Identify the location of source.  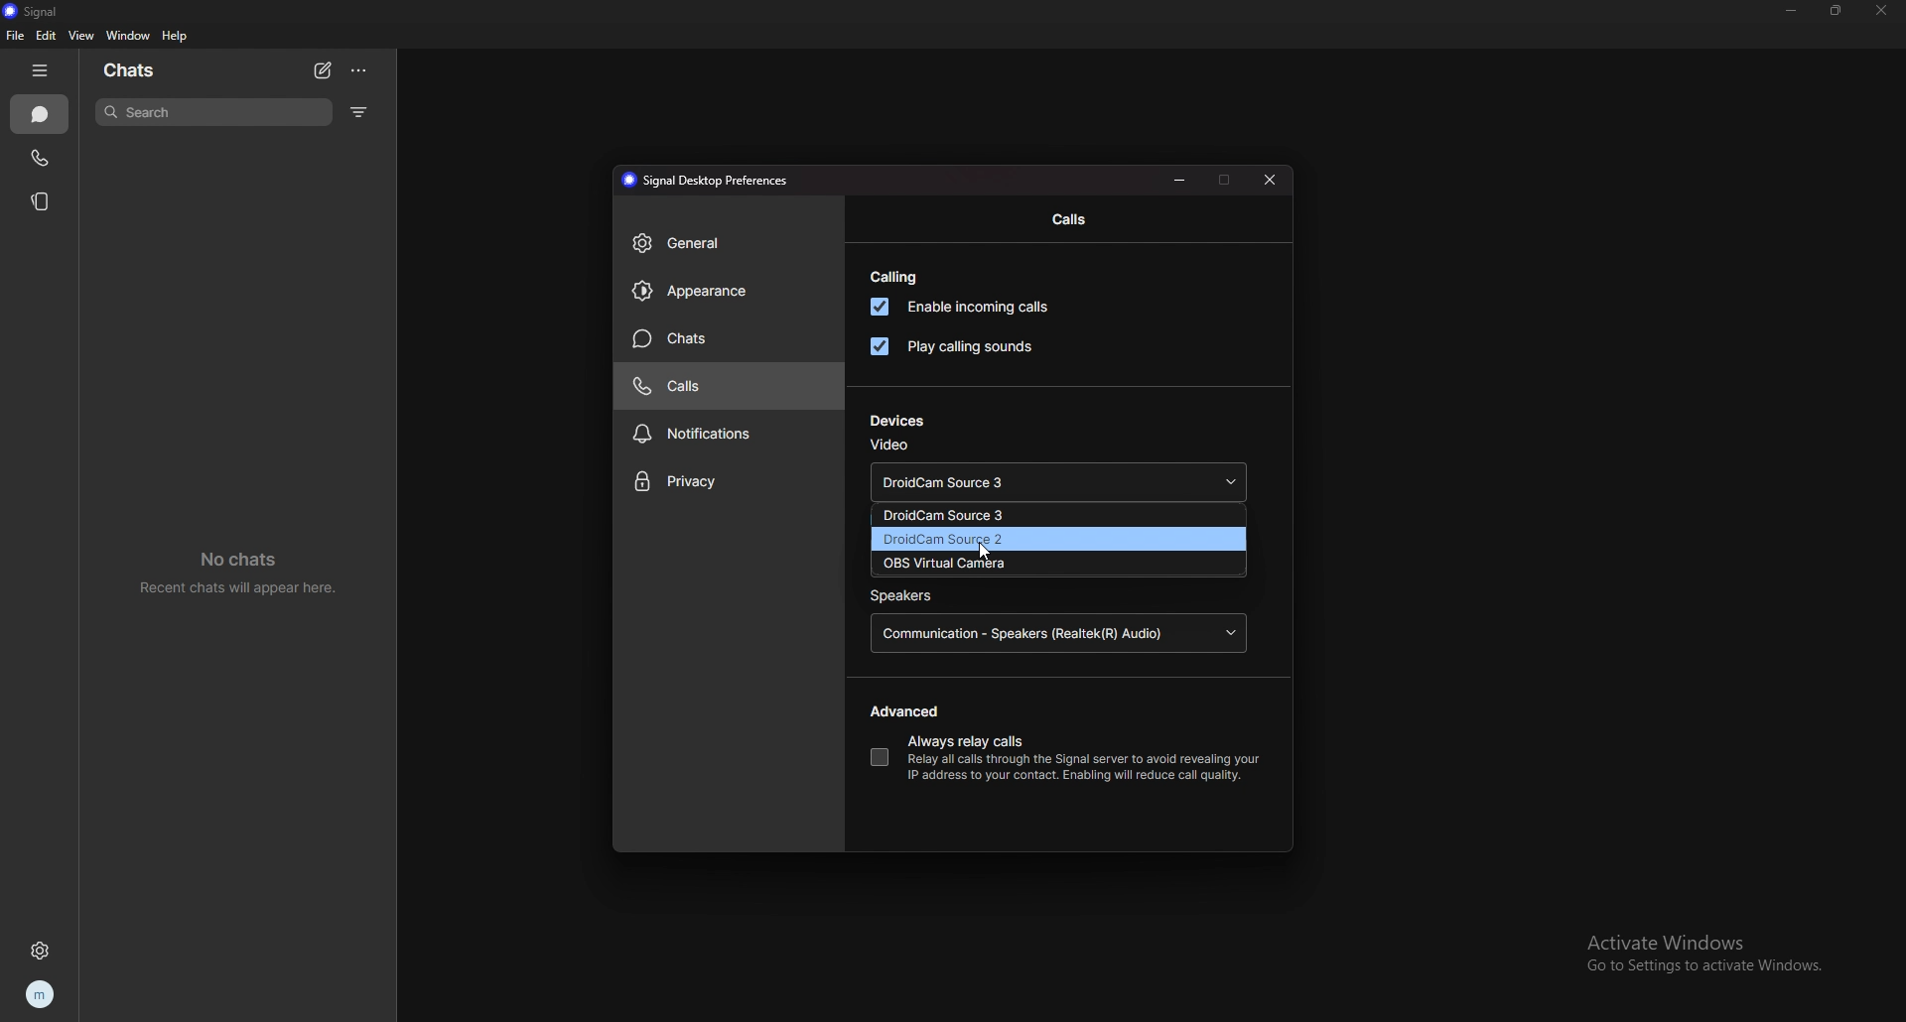
(1051, 516).